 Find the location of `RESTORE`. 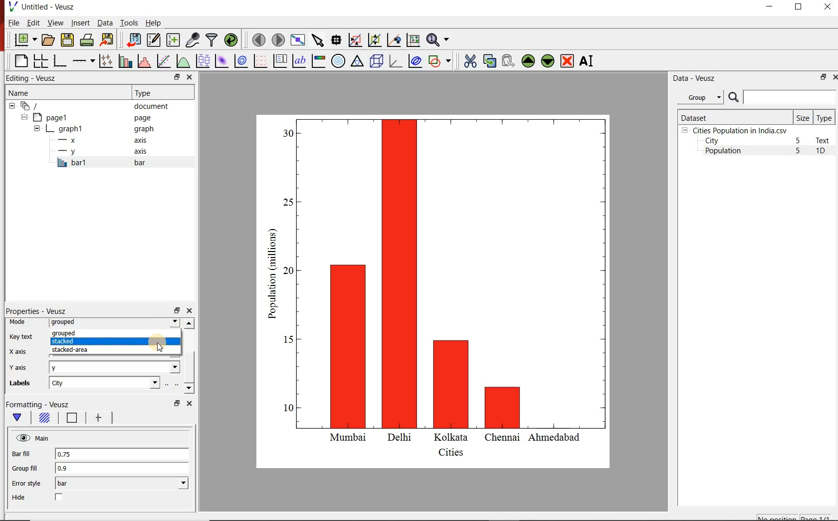

RESTORE is located at coordinates (799, 7).